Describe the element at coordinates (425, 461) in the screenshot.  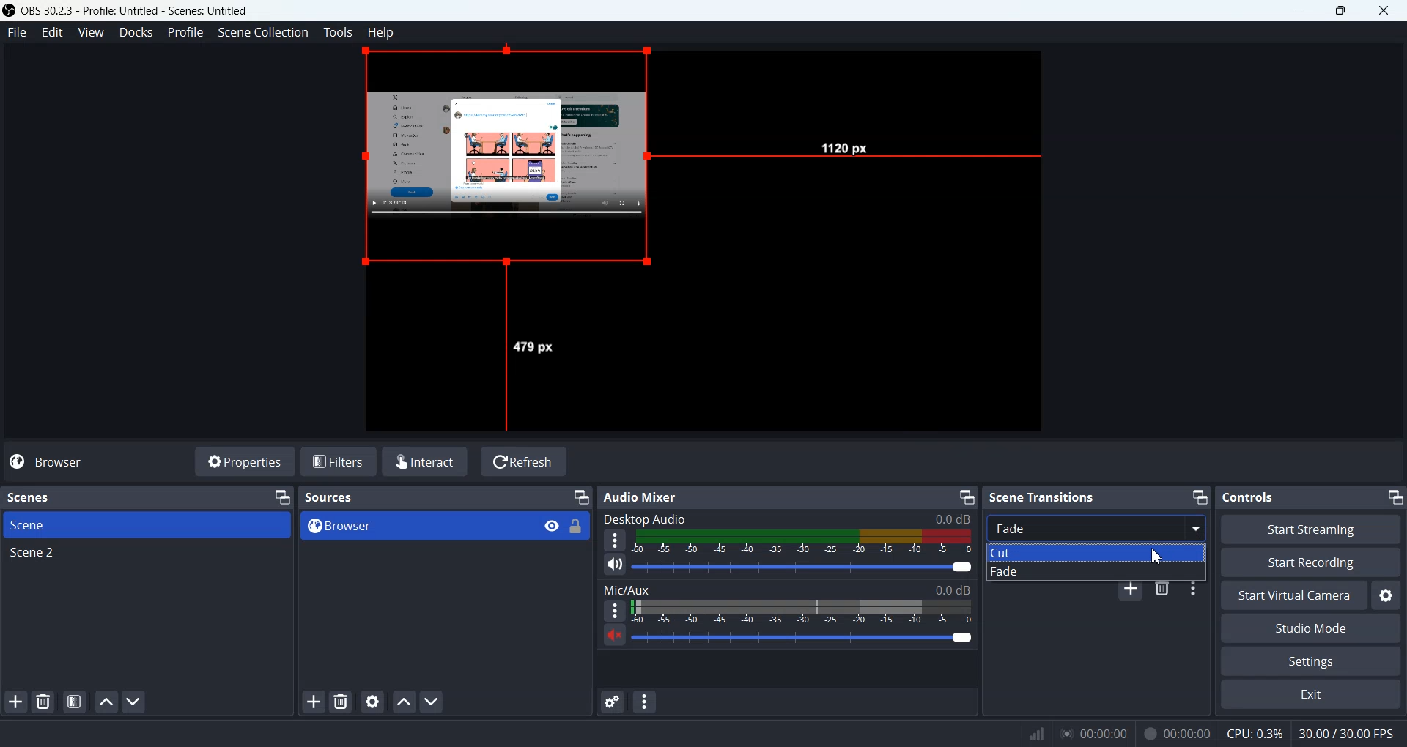
I see `Interact` at that location.